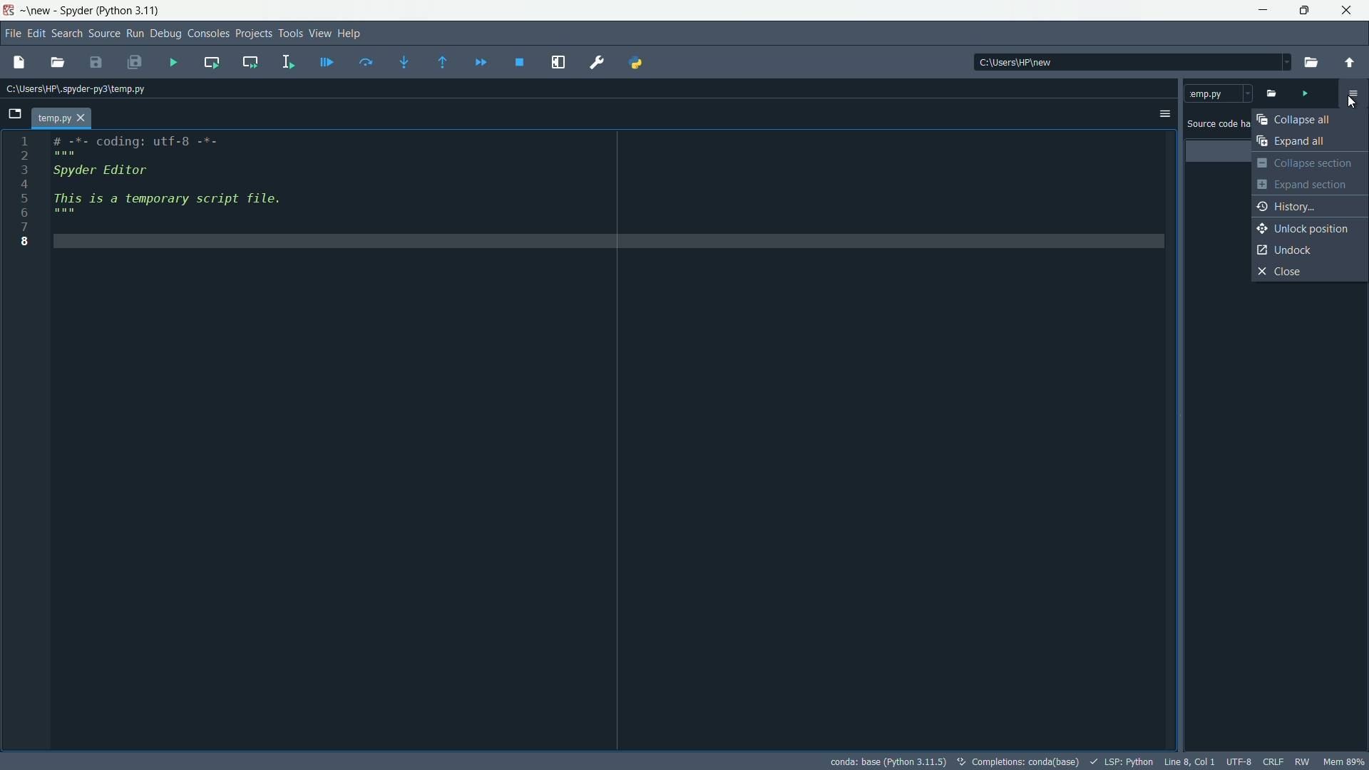  I want to click on run file, so click(173, 62).